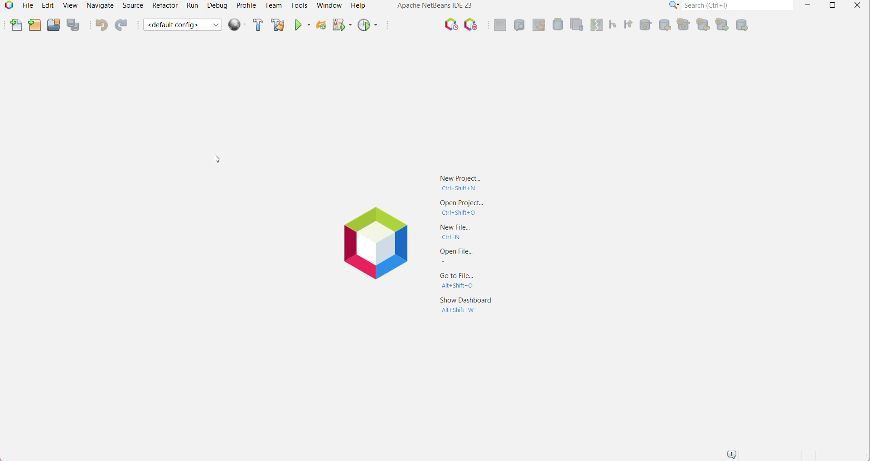  Describe the element at coordinates (372, 242) in the screenshot. I see `Application Logo` at that location.